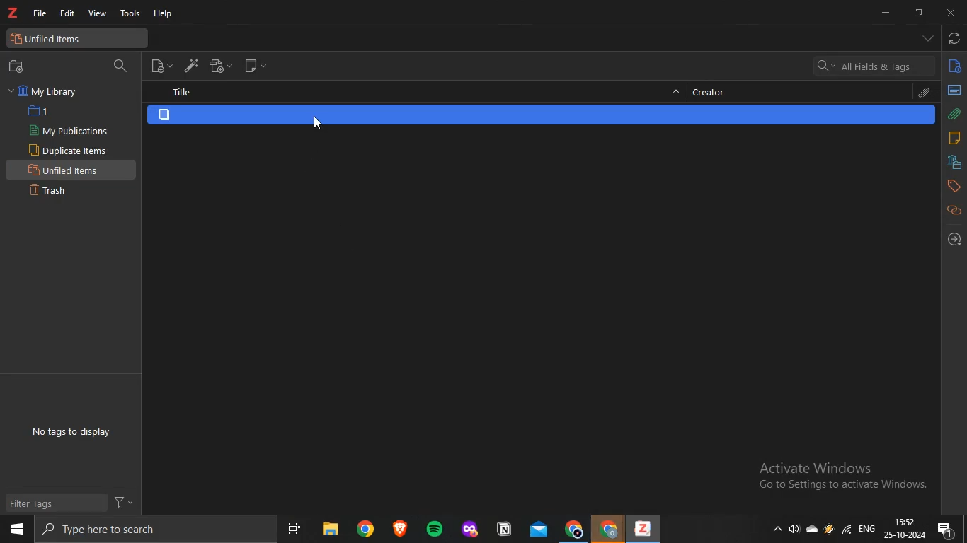 The width and height of the screenshot is (967, 543). What do you see at coordinates (714, 91) in the screenshot?
I see `creator` at bounding box center [714, 91].